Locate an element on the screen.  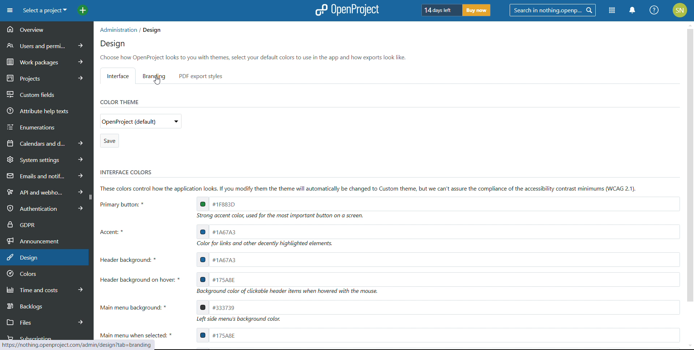
Choose how OpenProject looks to you with themes, select your default colors to use in the app and how exports look like. is located at coordinates (255, 57).